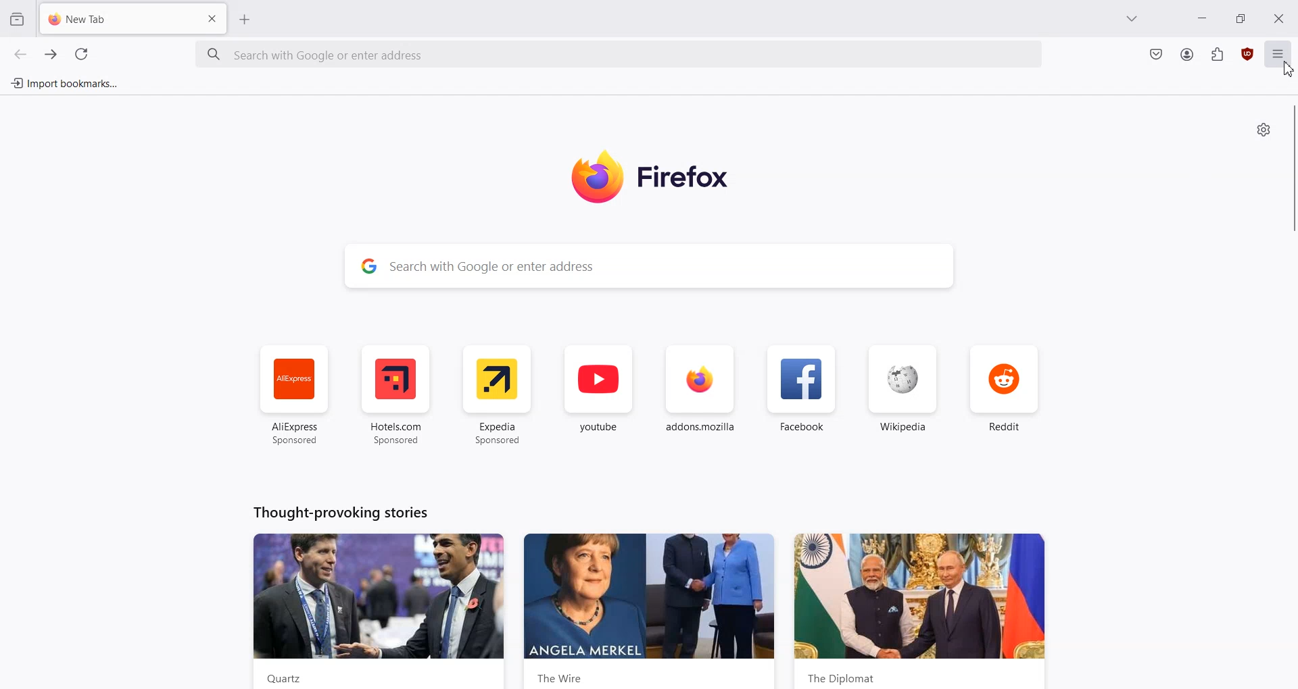 This screenshot has width=1298, height=689. Describe the element at coordinates (1007, 395) in the screenshot. I see `Reddit` at that location.